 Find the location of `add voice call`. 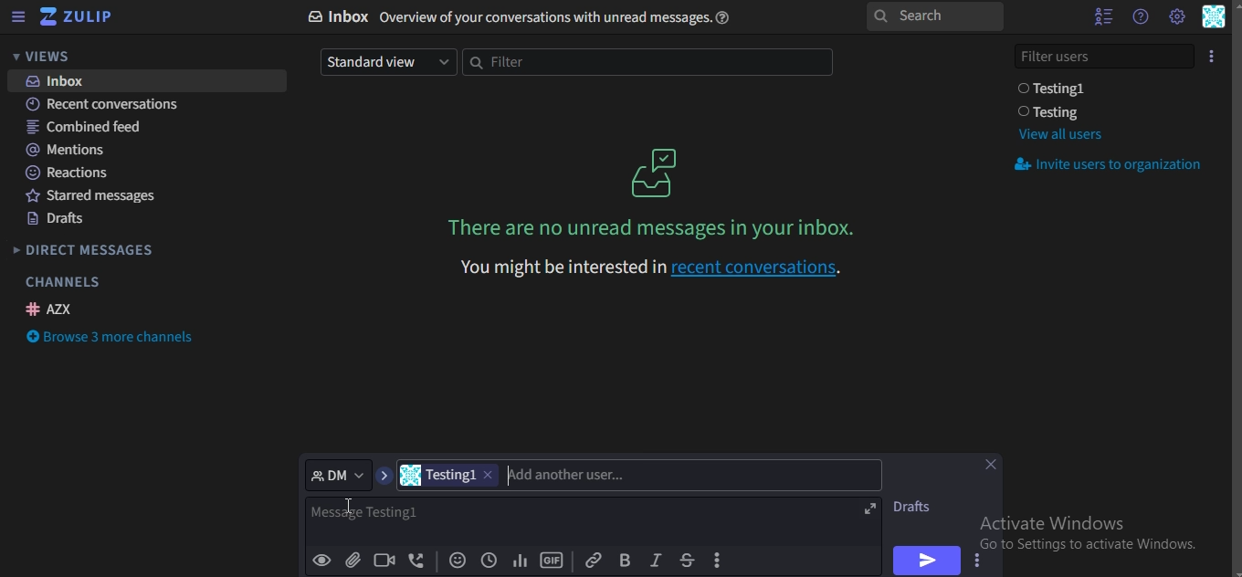

add voice call is located at coordinates (417, 561).